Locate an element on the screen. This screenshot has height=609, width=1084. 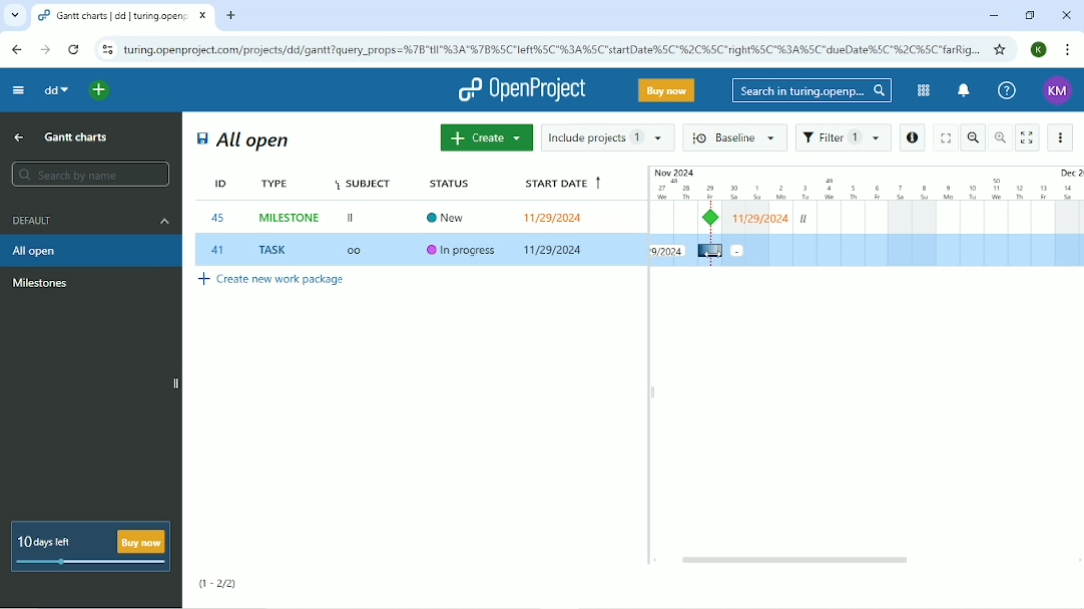
Buy now is located at coordinates (667, 90).